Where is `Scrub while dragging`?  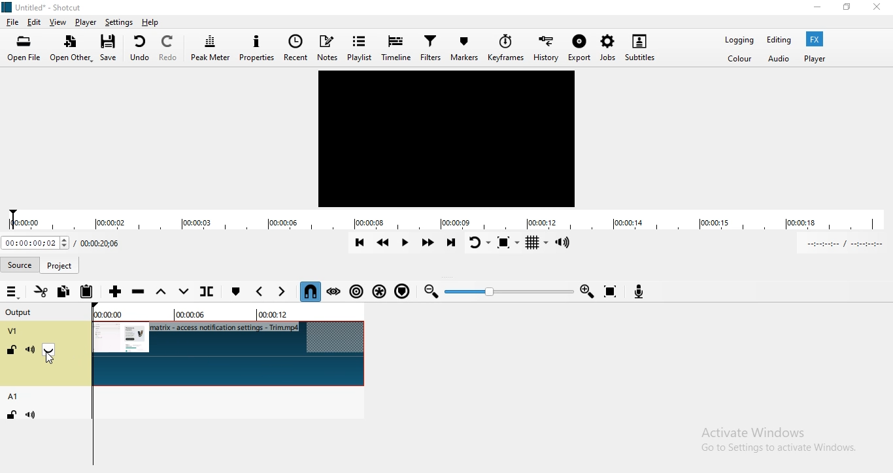
Scrub while dragging is located at coordinates (334, 291).